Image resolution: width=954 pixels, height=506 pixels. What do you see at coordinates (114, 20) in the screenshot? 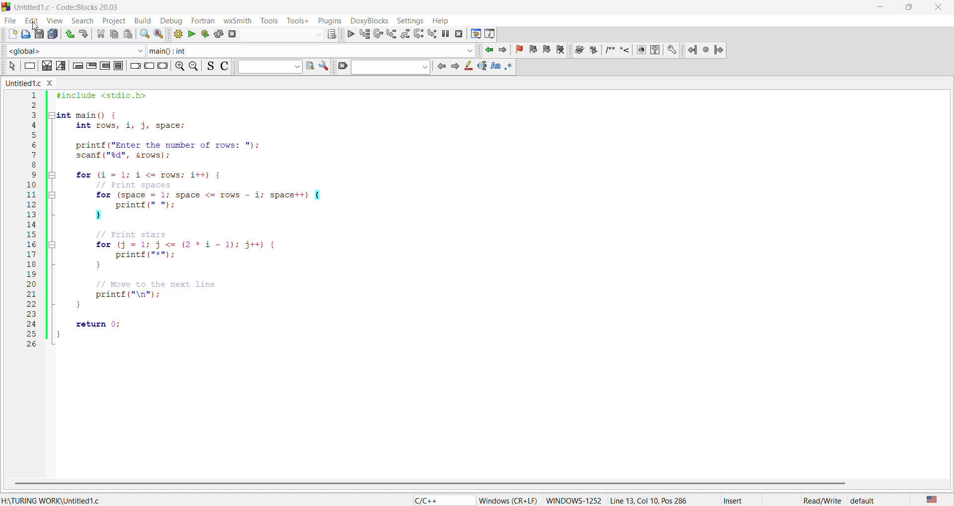
I see `project` at bounding box center [114, 20].